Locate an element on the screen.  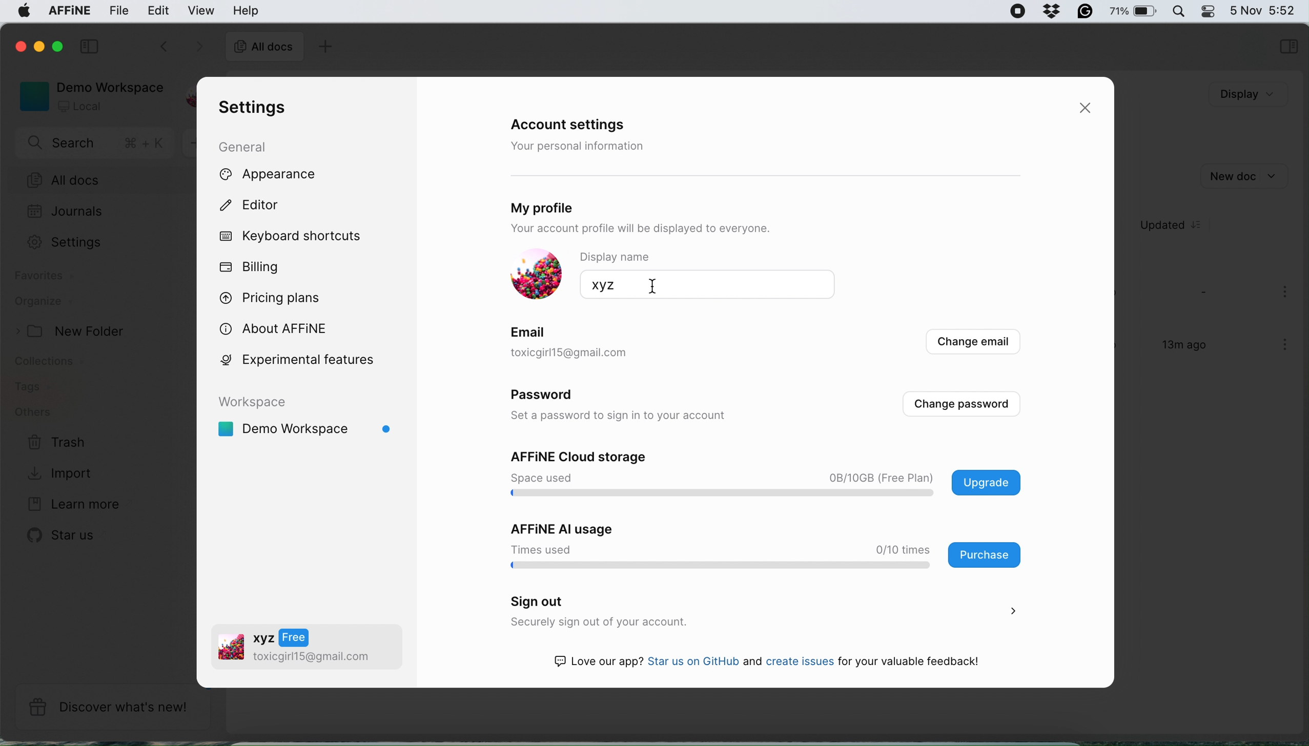
editor is located at coordinates (260, 207).